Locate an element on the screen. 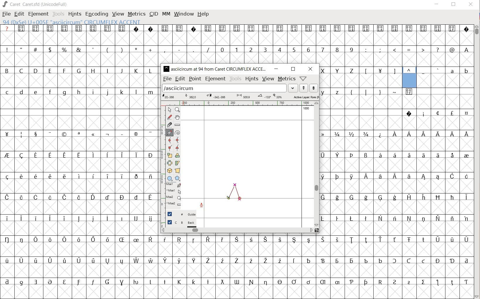 This screenshot has height=299, width=480. SCROLLBAR is located at coordinates (477, 161).